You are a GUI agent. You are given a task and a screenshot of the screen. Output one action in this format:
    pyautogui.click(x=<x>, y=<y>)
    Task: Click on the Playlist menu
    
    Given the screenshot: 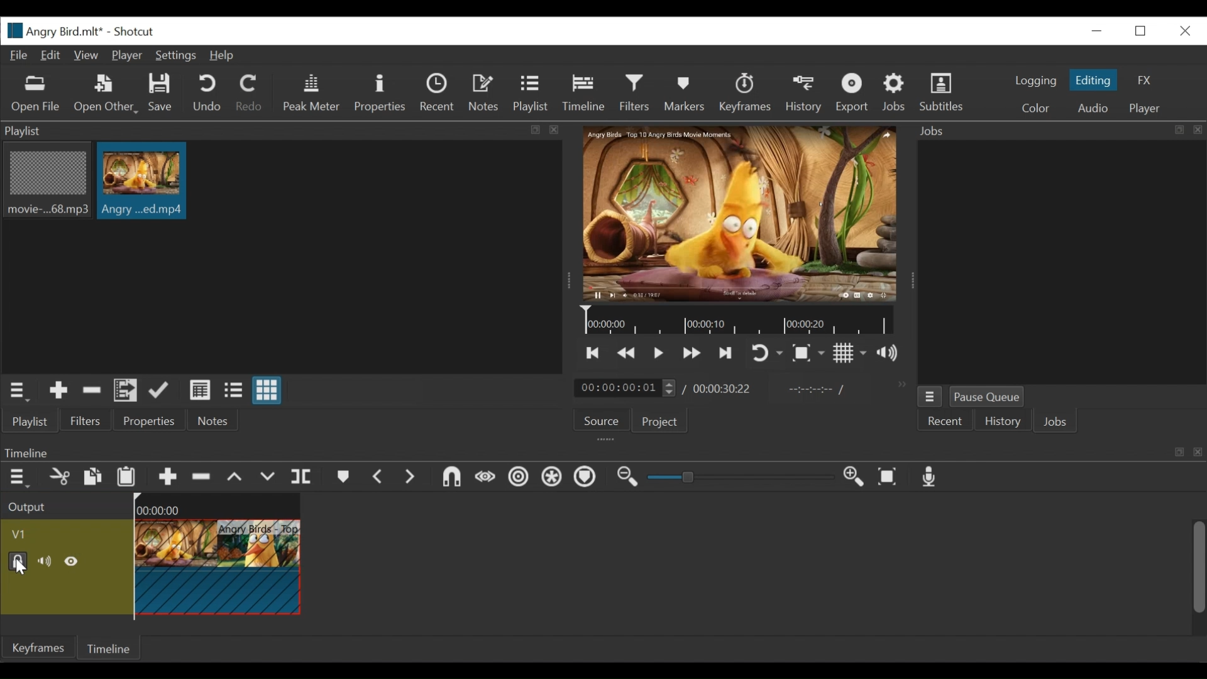 What is the action you would take?
    pyautogui.click(x=19, y=392)
    